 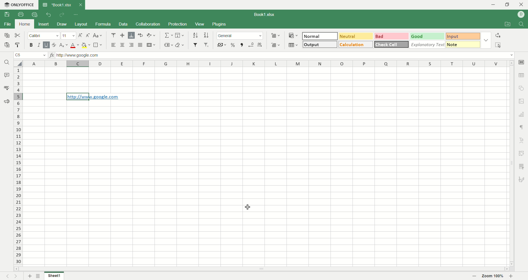 I want to click on sheet1, so click(x=56, y=276).